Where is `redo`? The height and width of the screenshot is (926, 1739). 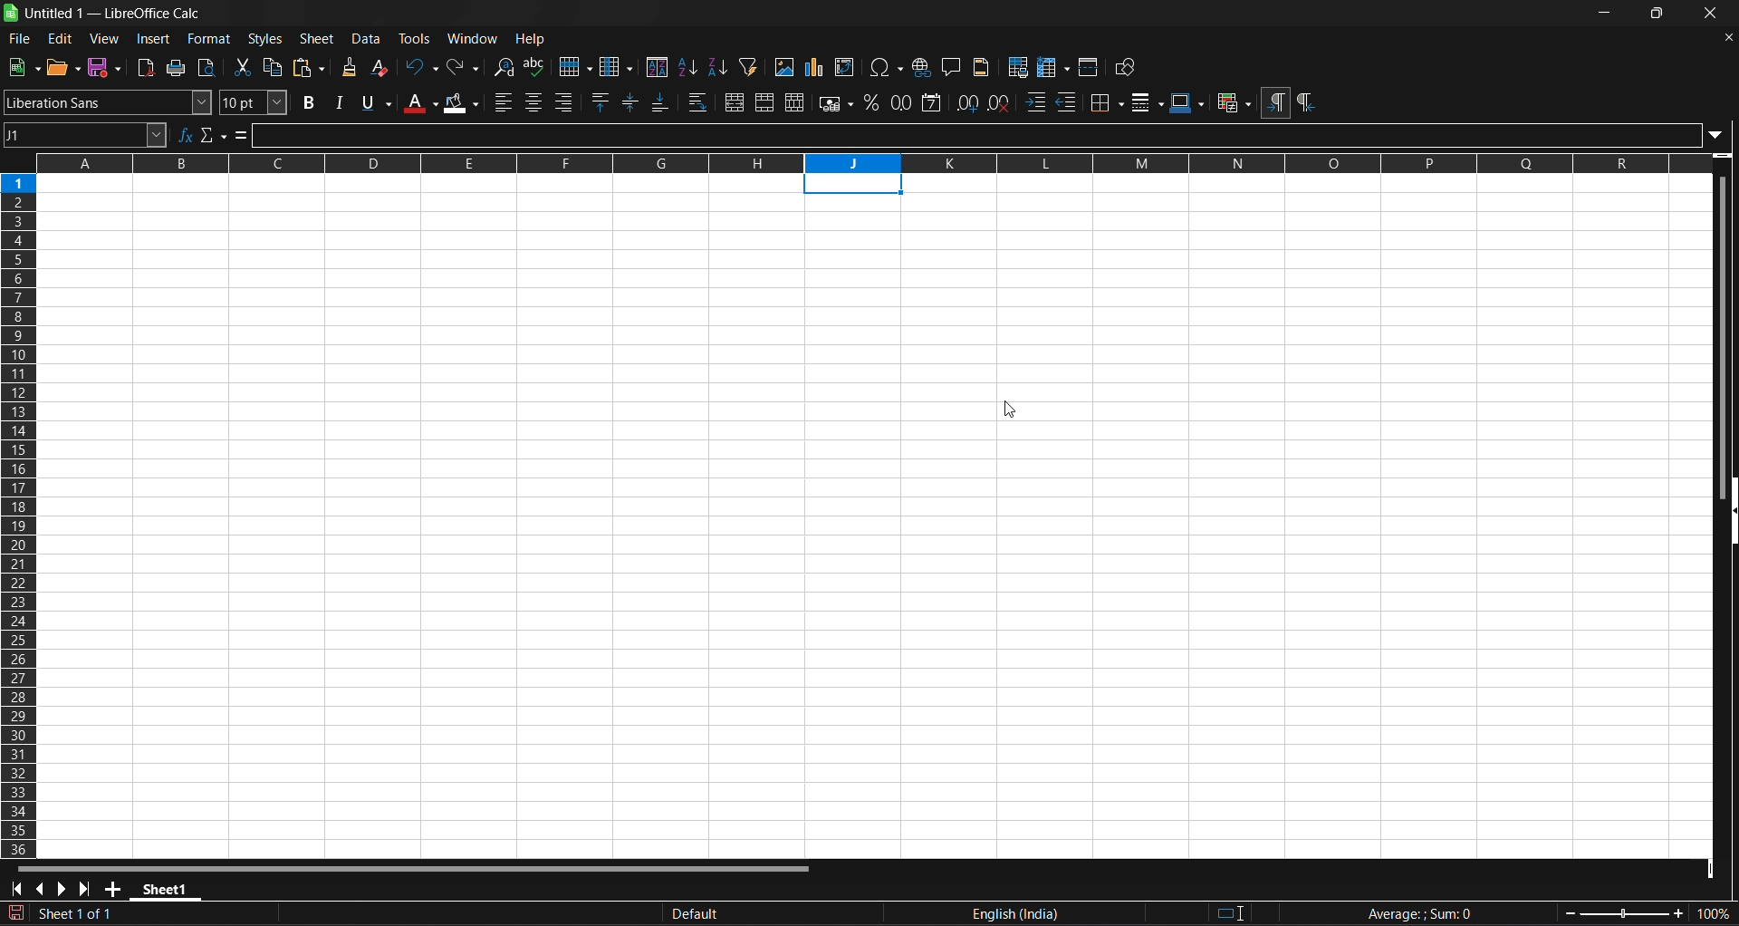 redo is located at coordinates (463, 67).